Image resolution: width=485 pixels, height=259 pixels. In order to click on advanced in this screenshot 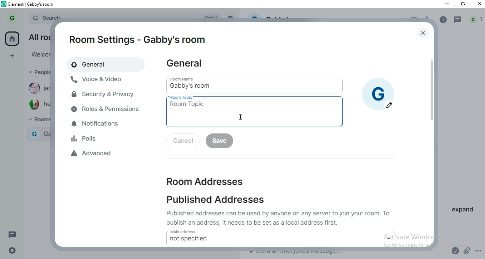, I will do `click(113, 155)`.